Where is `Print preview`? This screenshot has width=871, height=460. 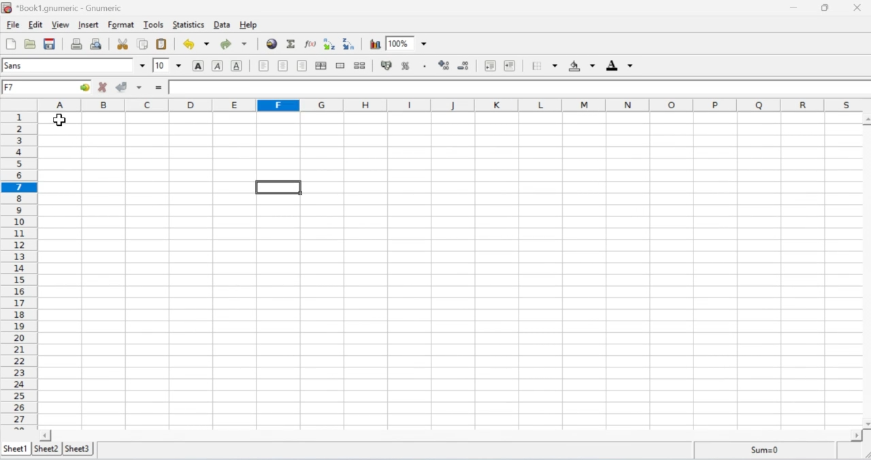 Print preview is located at coordinates (97, 44).